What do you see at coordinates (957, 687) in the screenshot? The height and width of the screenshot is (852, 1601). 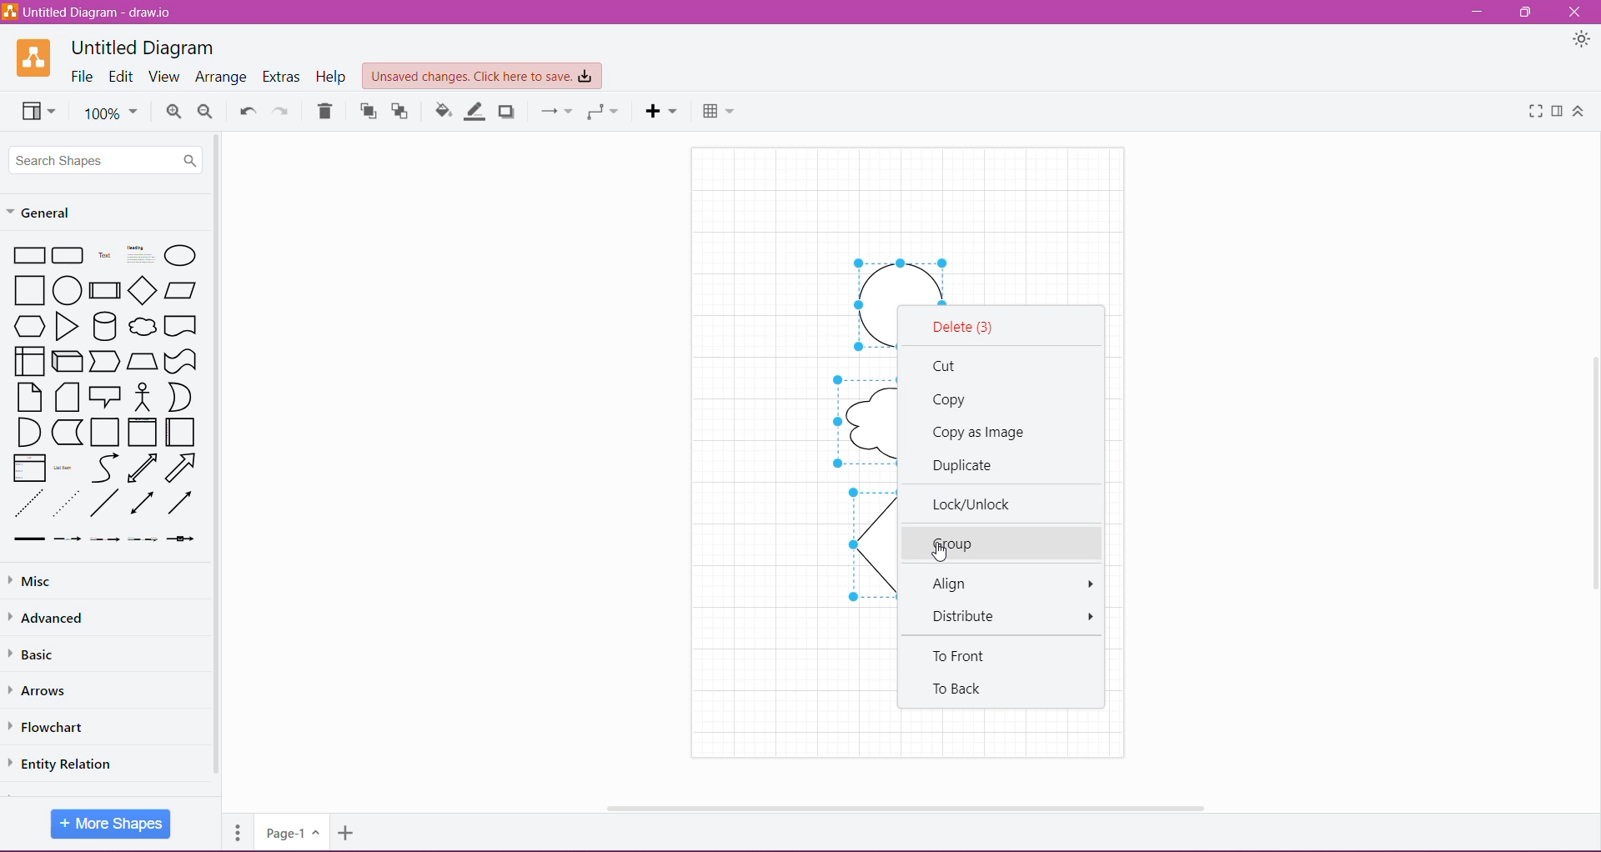 I see `To Back` at bounding box center [957, 687].